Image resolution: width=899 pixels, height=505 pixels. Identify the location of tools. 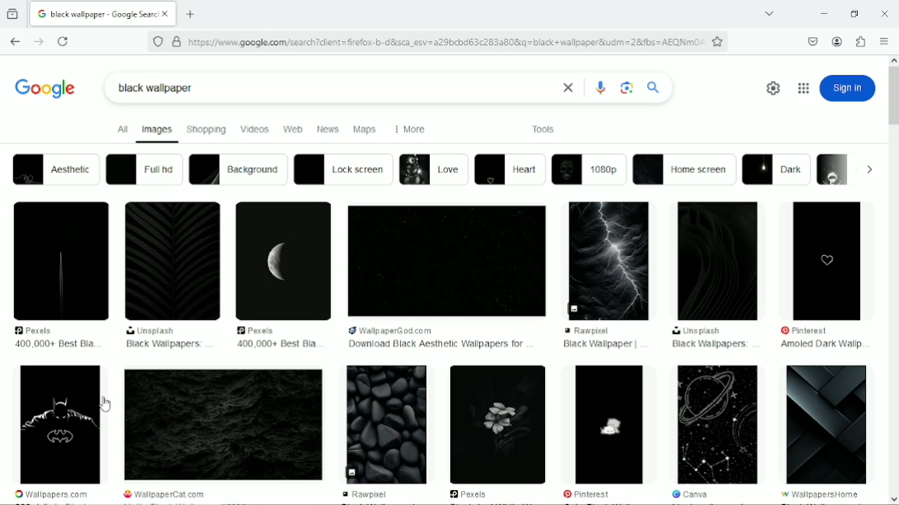
(544, 128).